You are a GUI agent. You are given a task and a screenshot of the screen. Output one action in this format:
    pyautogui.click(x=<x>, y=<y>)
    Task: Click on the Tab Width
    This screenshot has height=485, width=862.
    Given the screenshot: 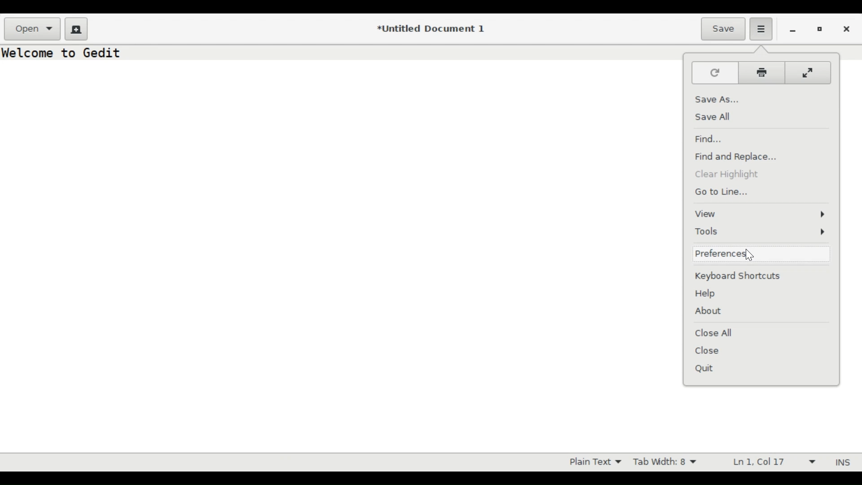 What is the action you would take?
    pyautogui.click(x=665, y=463)
    